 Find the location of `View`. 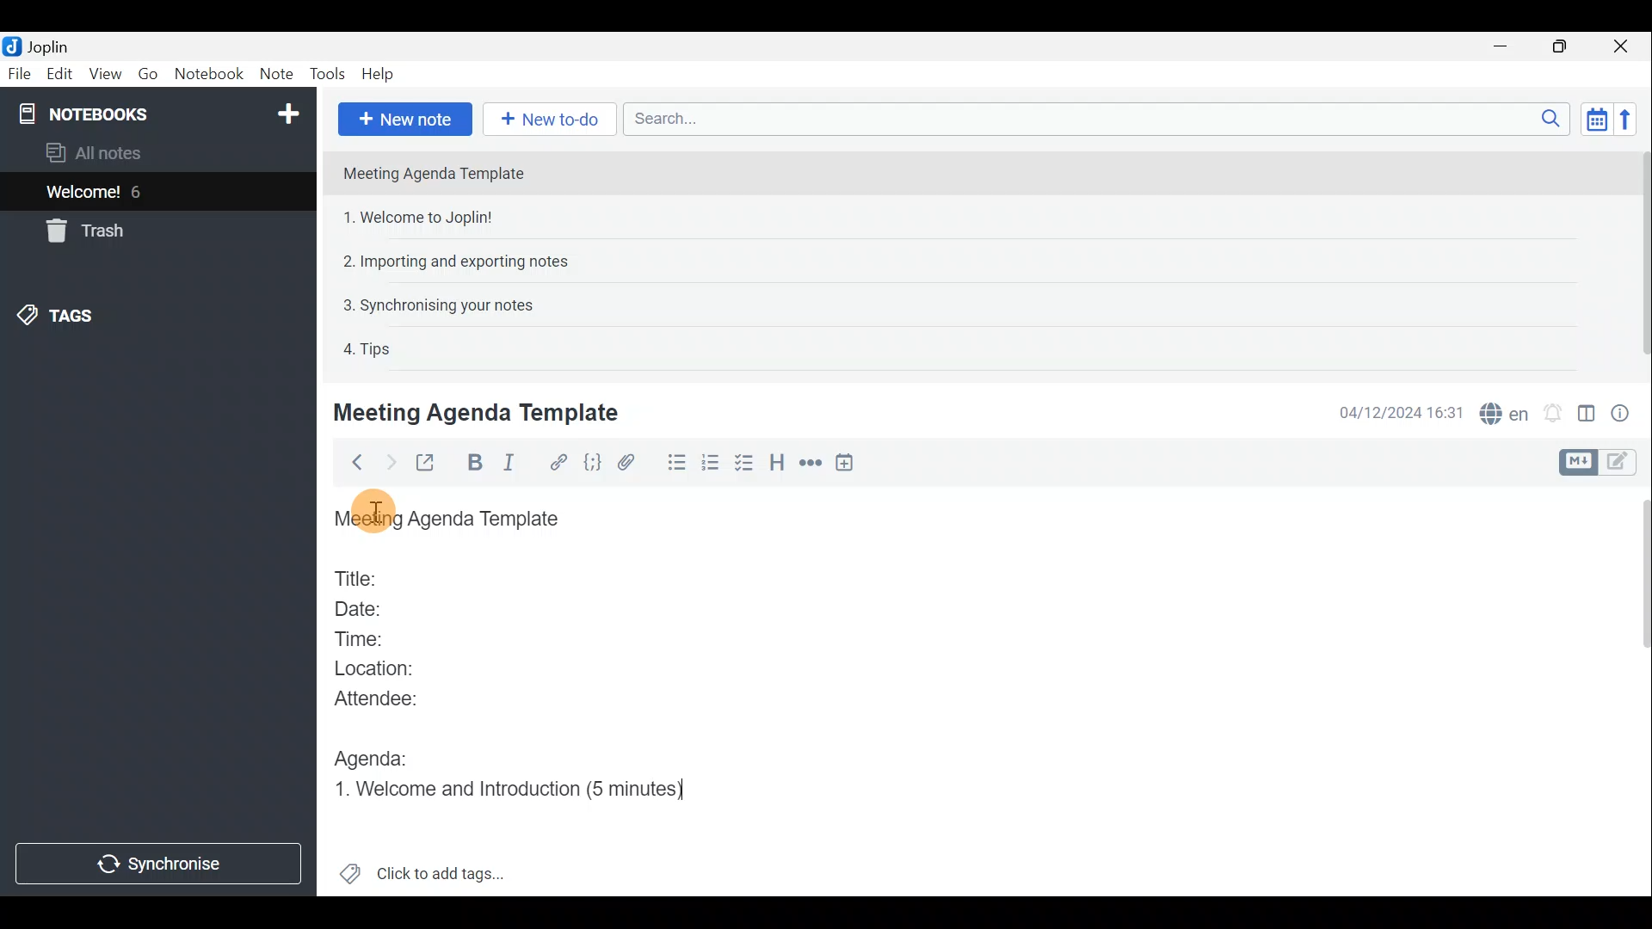

View is located at coordinates (102, 76).